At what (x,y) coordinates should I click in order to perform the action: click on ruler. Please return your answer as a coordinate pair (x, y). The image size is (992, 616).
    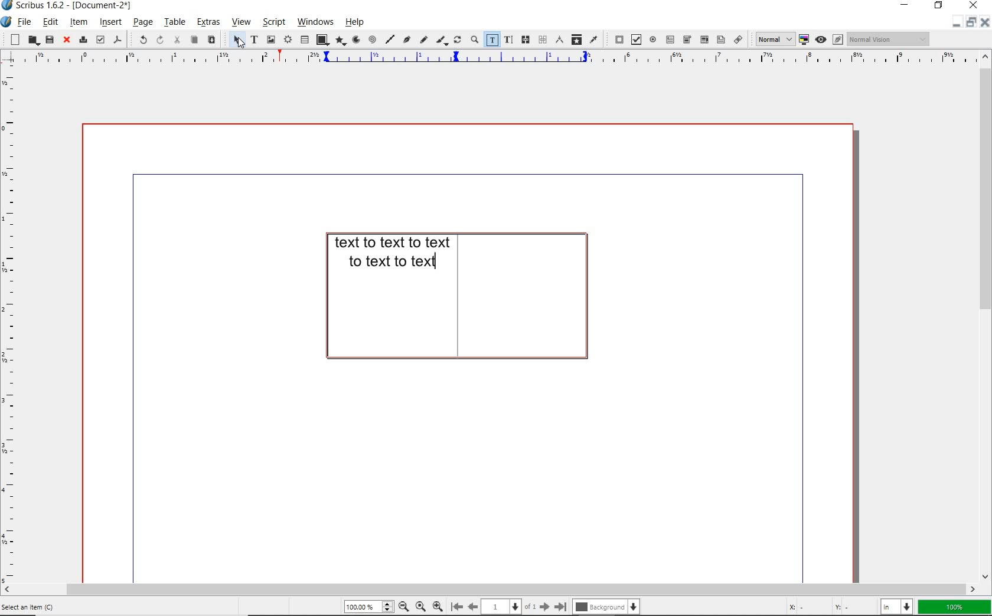
    Looking at the image, I should click on (497, 59).